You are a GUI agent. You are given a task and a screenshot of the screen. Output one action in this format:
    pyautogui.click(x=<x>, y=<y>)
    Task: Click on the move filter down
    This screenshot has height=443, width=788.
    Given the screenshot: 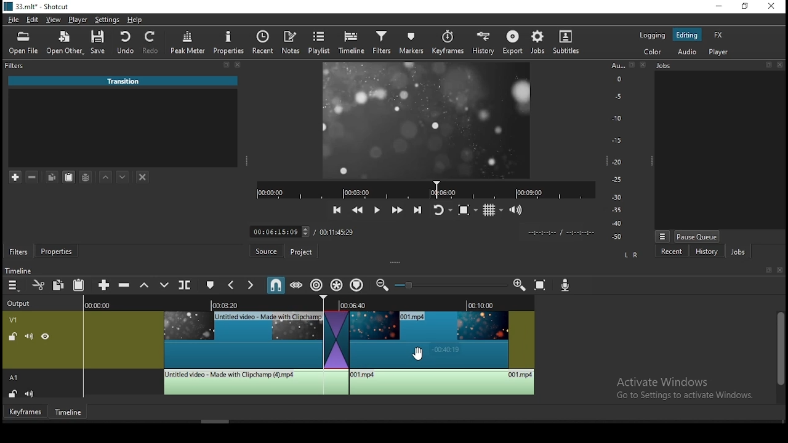 What is the action you would take?
    pyautogui.click(x=123, y=175)
    